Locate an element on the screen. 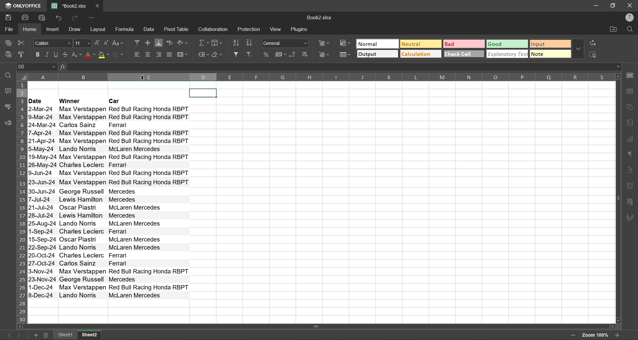 The image size is (638, 340). fx is located at coordinates (62, 67).